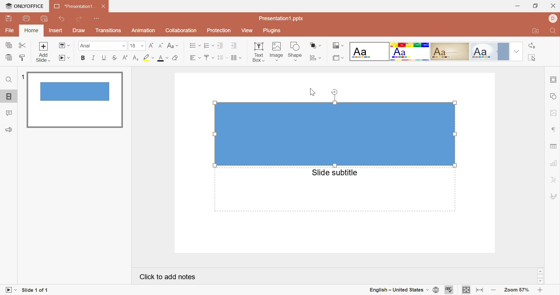 The width and height of the screenshot is (560, 295). I want to click on Image, so click(276, 52).